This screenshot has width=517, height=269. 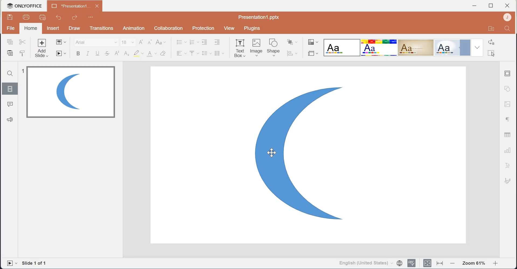 I want to click on Search, so click(x=507, y=29).